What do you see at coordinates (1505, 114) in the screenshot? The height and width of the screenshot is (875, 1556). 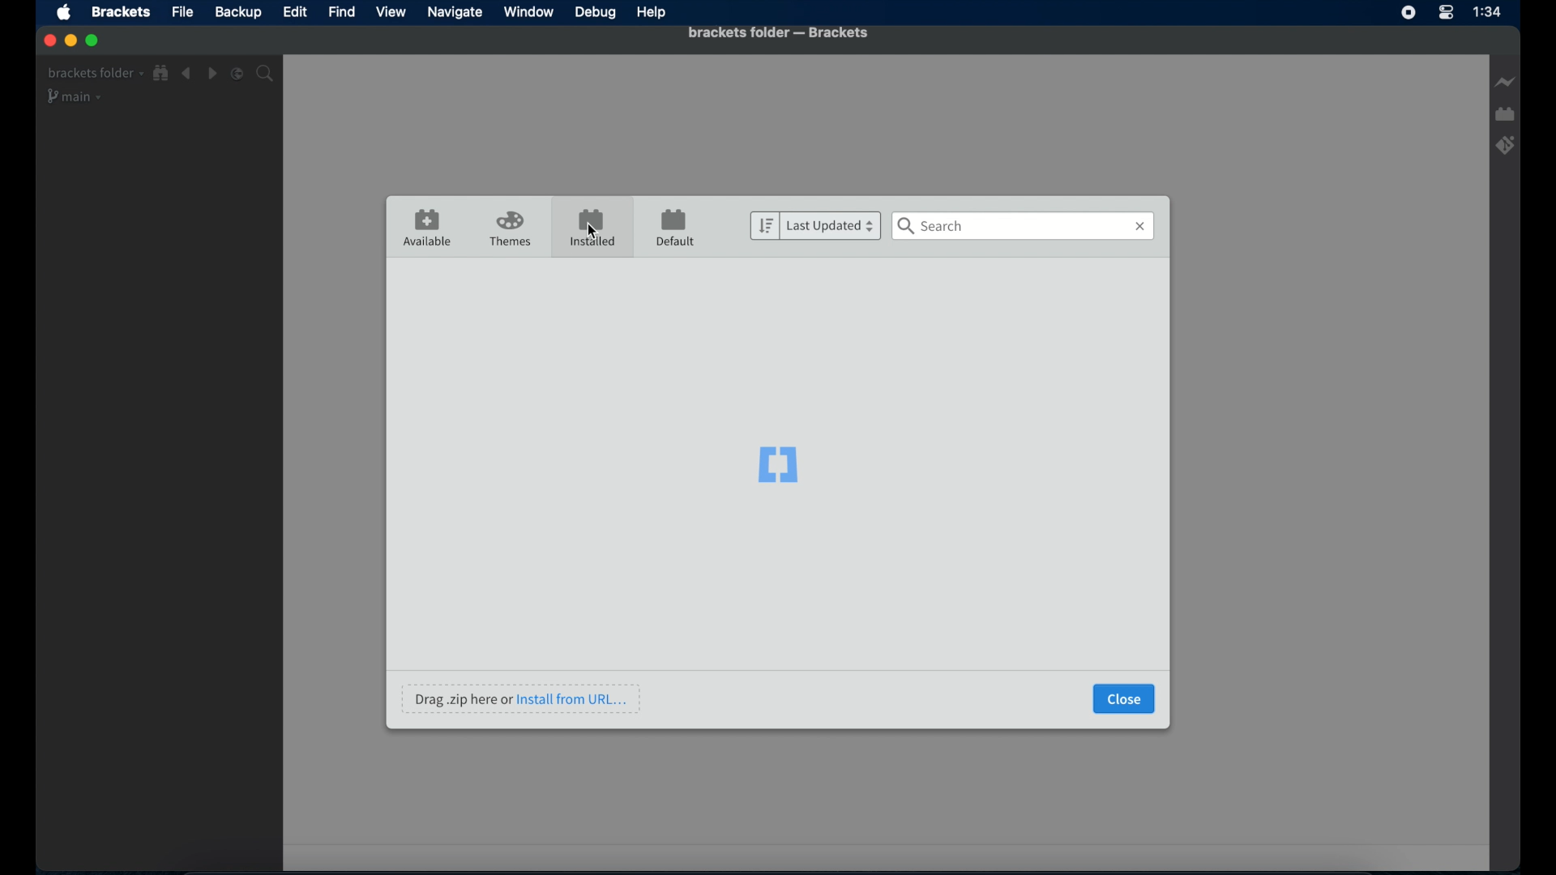 I see `Extension manager` at bounding box center [1505, 114].